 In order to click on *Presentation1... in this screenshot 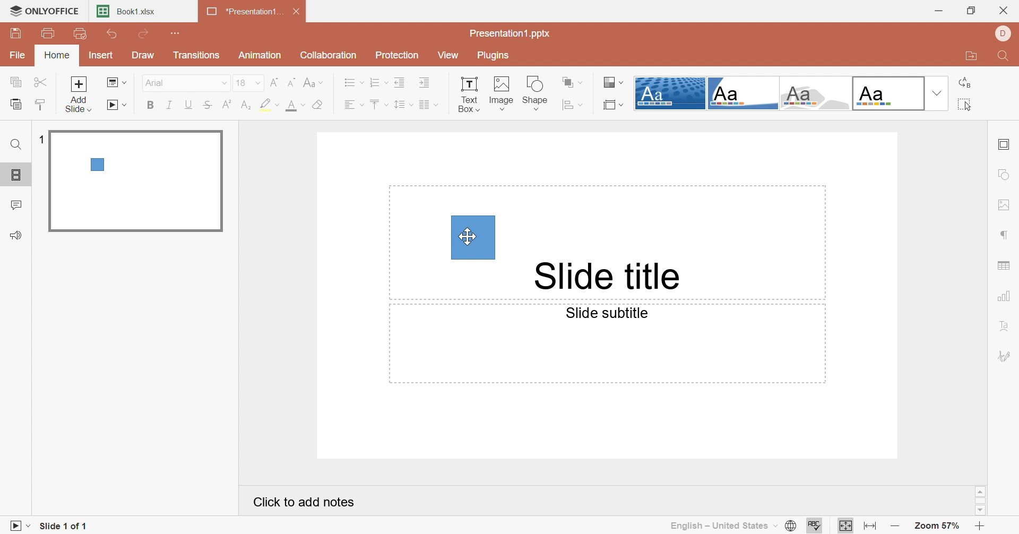, I will do `click(240, 13)`.